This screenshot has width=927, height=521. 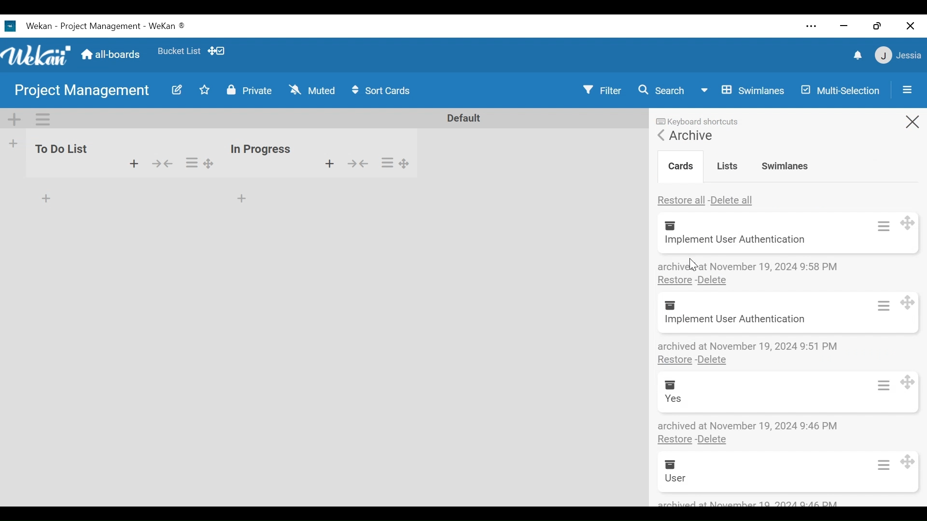 What do you see at coordinates (461, 118) in the screenshot?
I see `Default` at bounding box center [461, 118].